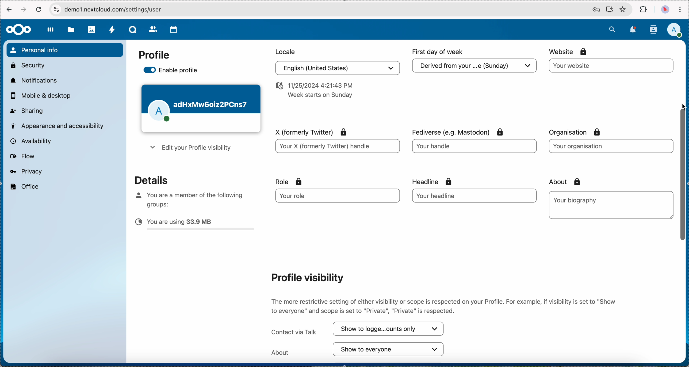 The height and width of the screenshot is (367, 689). What do you see at coordinates (189, 149) in the screenshot?
I see `edit your profile visibility` at bounding box center [189, 149].